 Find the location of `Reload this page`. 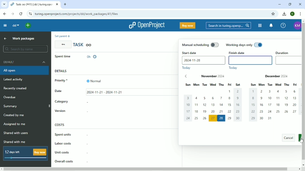

Reload this page is located at coordinates (21, 14).